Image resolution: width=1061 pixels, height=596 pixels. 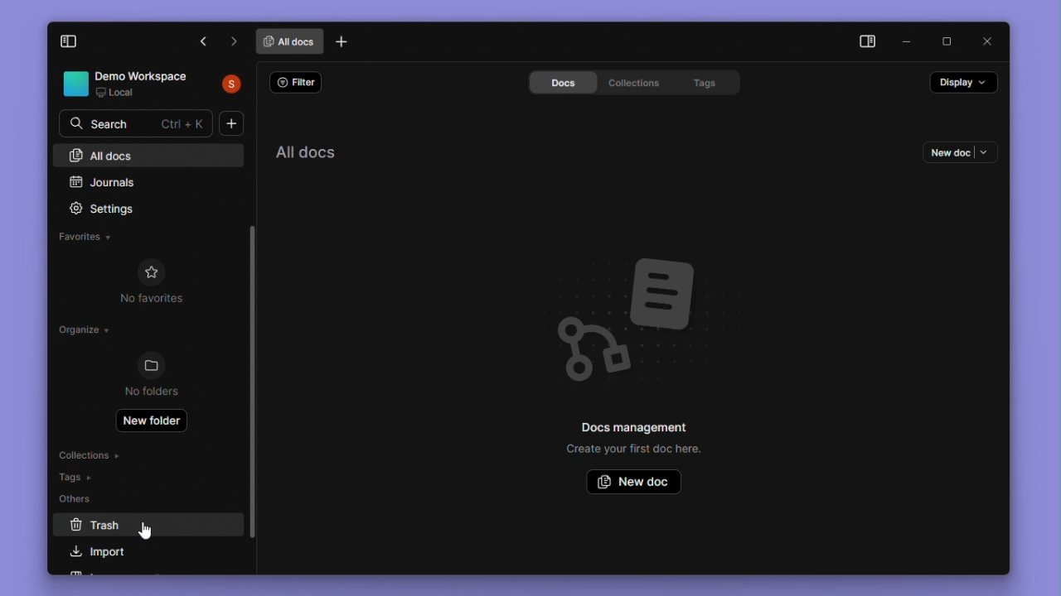 What do you see at coordinates (957, 151) in the screenshot?
I see `New doc` at bounding box center [957, 151].